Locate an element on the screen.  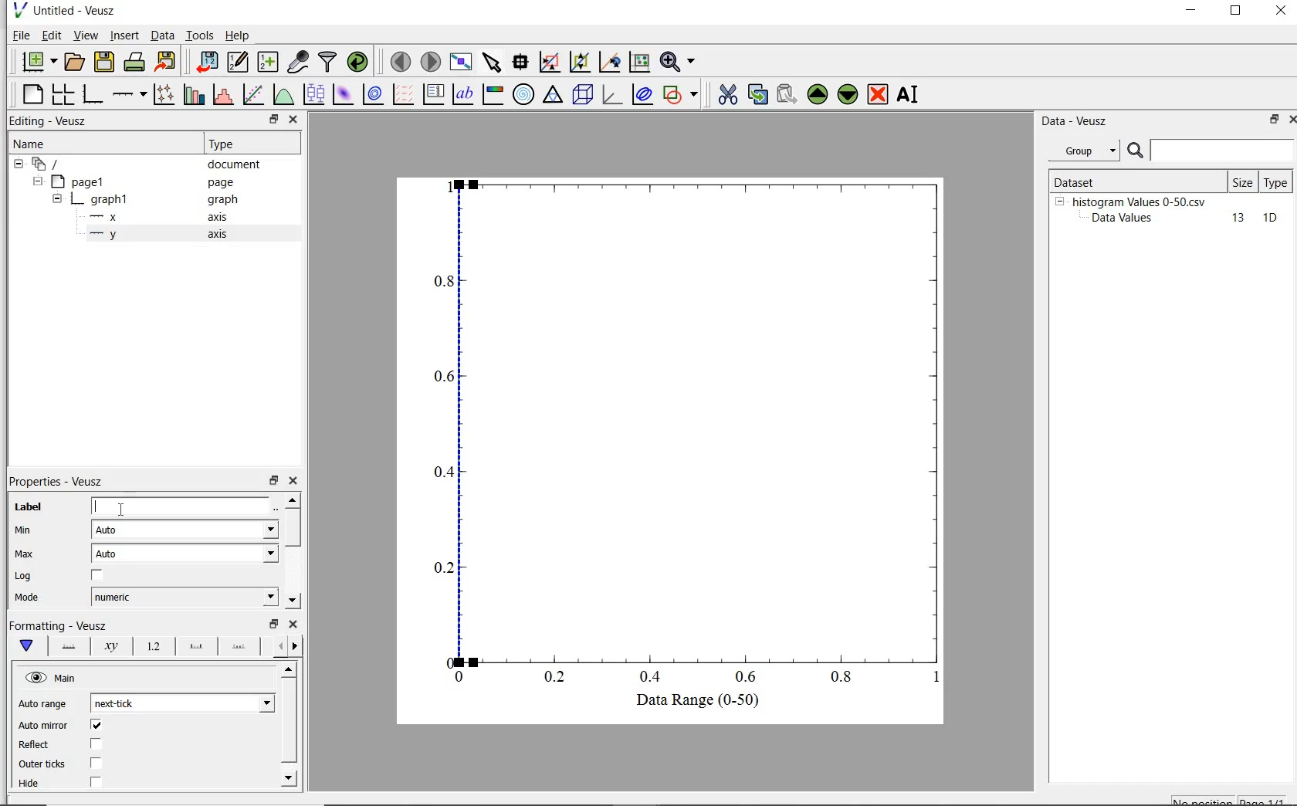
plot points with line and error bars is located at coordinates (164, 93).